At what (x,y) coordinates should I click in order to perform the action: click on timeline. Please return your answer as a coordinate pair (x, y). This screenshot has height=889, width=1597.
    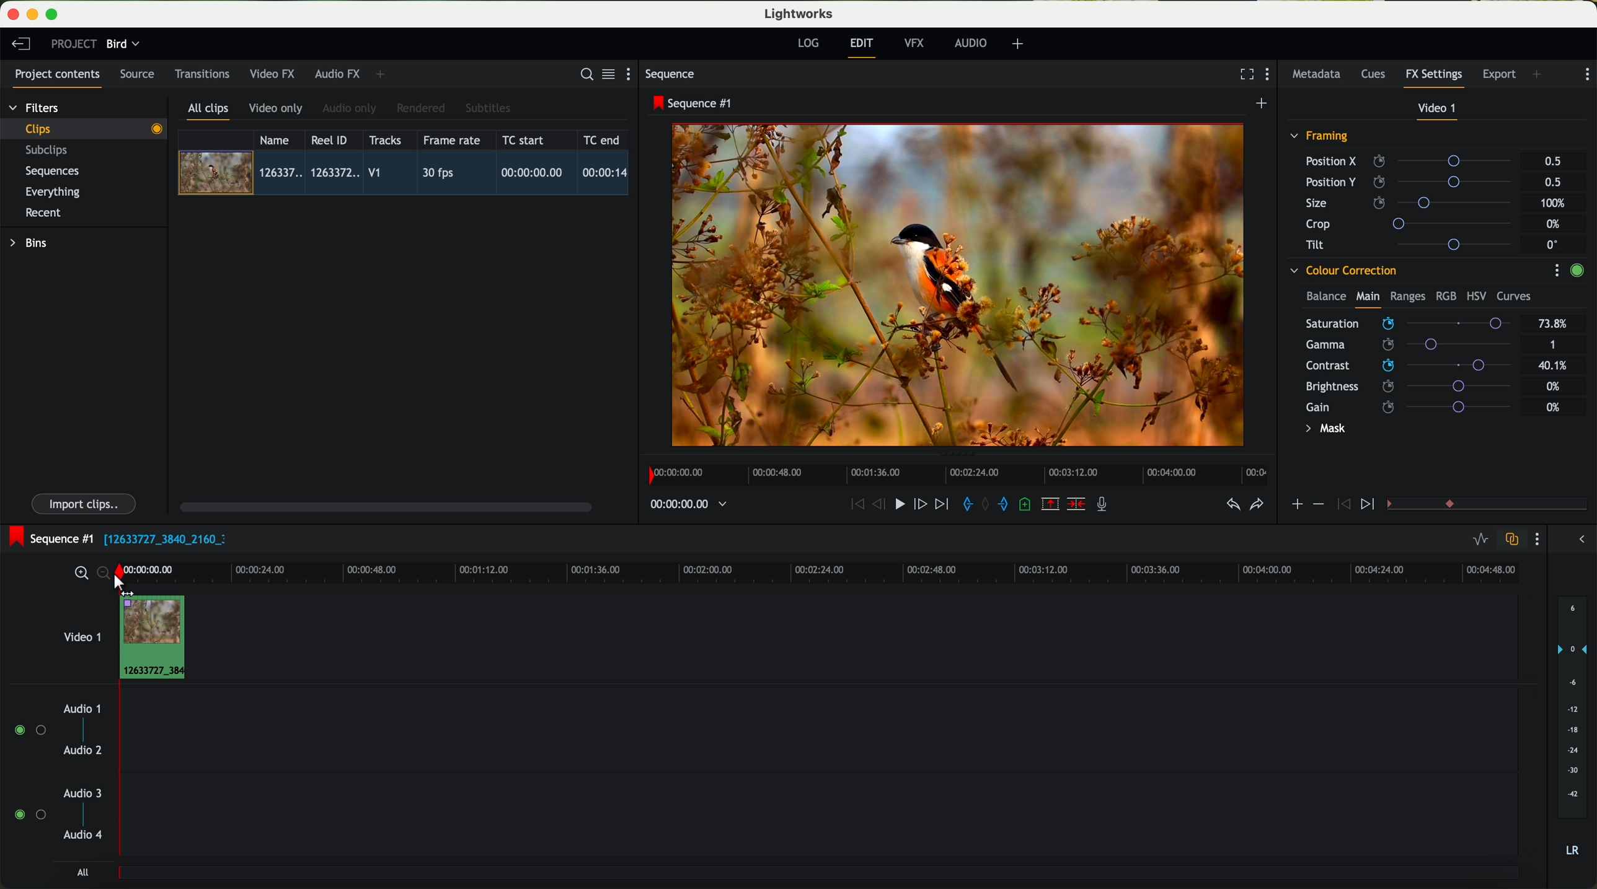
    Looking at the image, I should click on (682, 505).